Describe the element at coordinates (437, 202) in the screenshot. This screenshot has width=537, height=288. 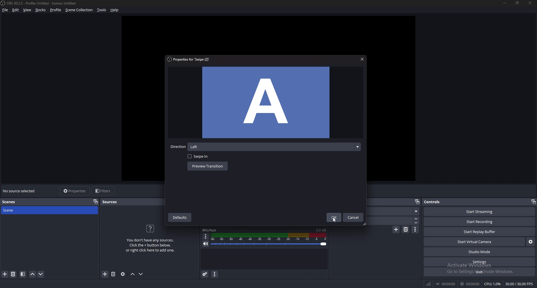
I see `controls` at that location.